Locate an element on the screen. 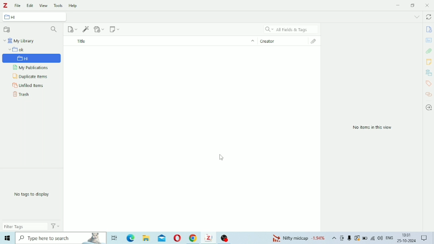 This screenshot has height=244, width=434. Notifications is located at coordinates (424, 237).